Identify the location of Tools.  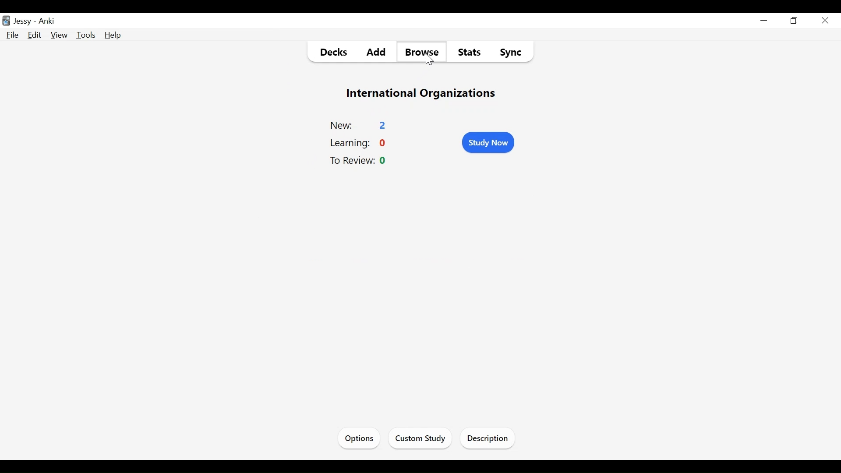
(87, 35).